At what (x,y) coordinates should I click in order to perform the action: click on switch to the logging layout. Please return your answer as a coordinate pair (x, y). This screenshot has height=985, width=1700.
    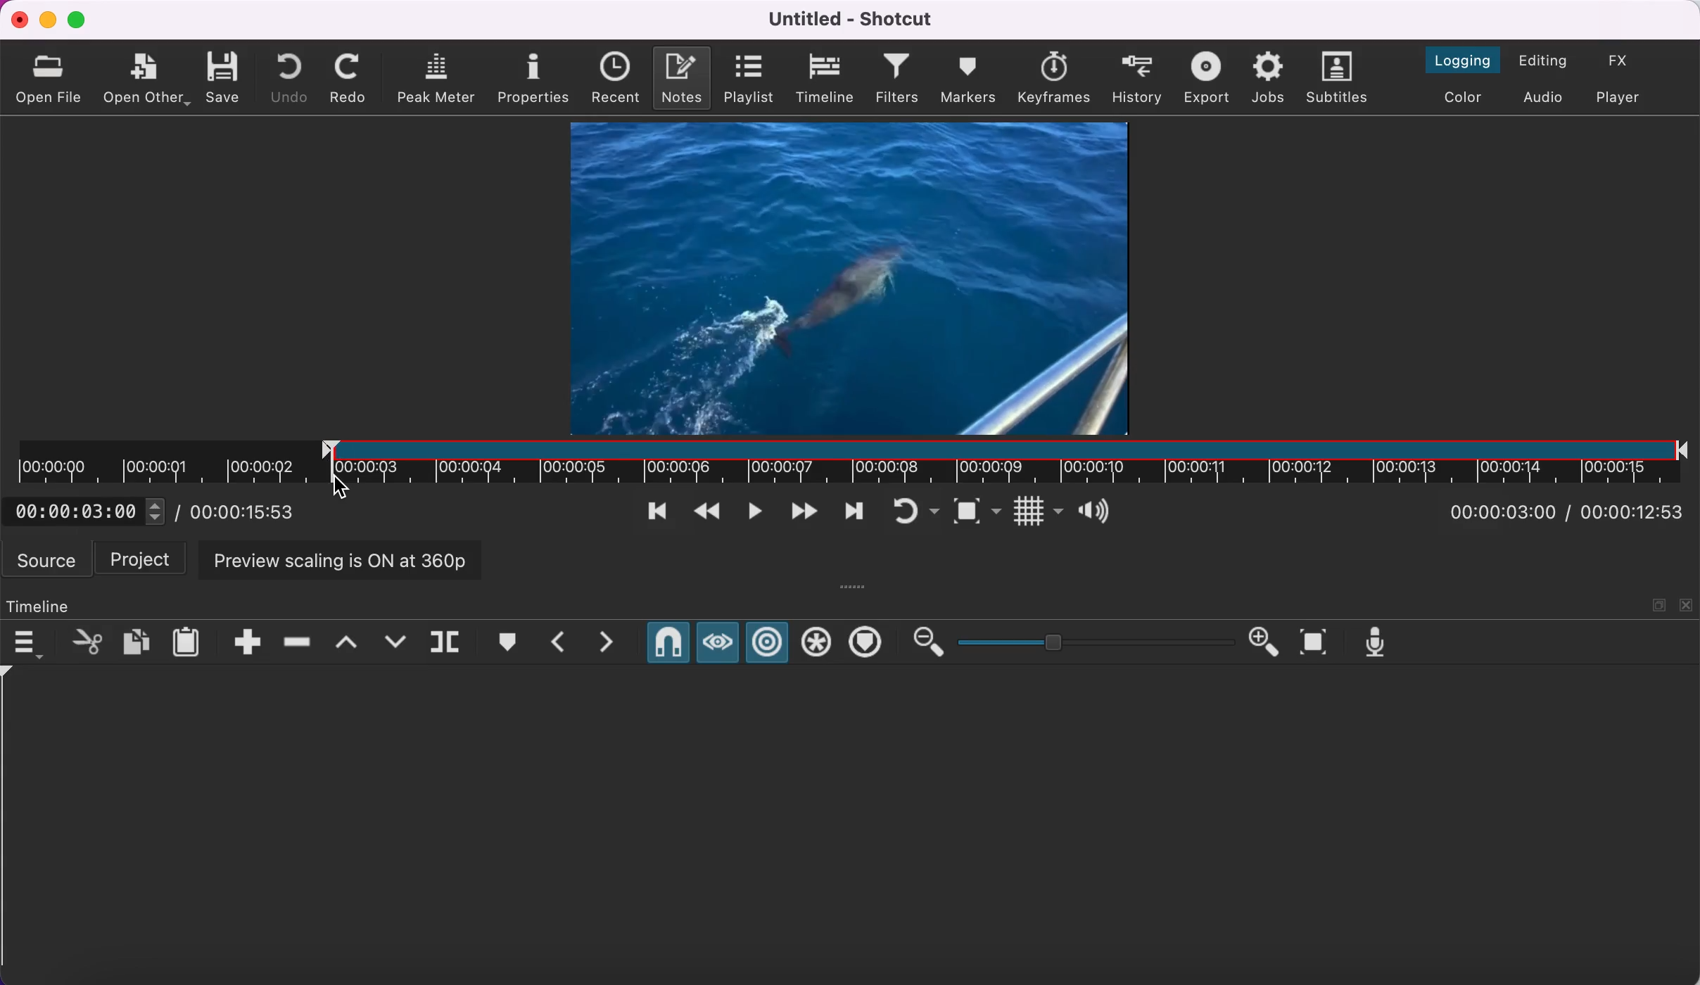
    Looking at the image, I should click on (1466, 60).